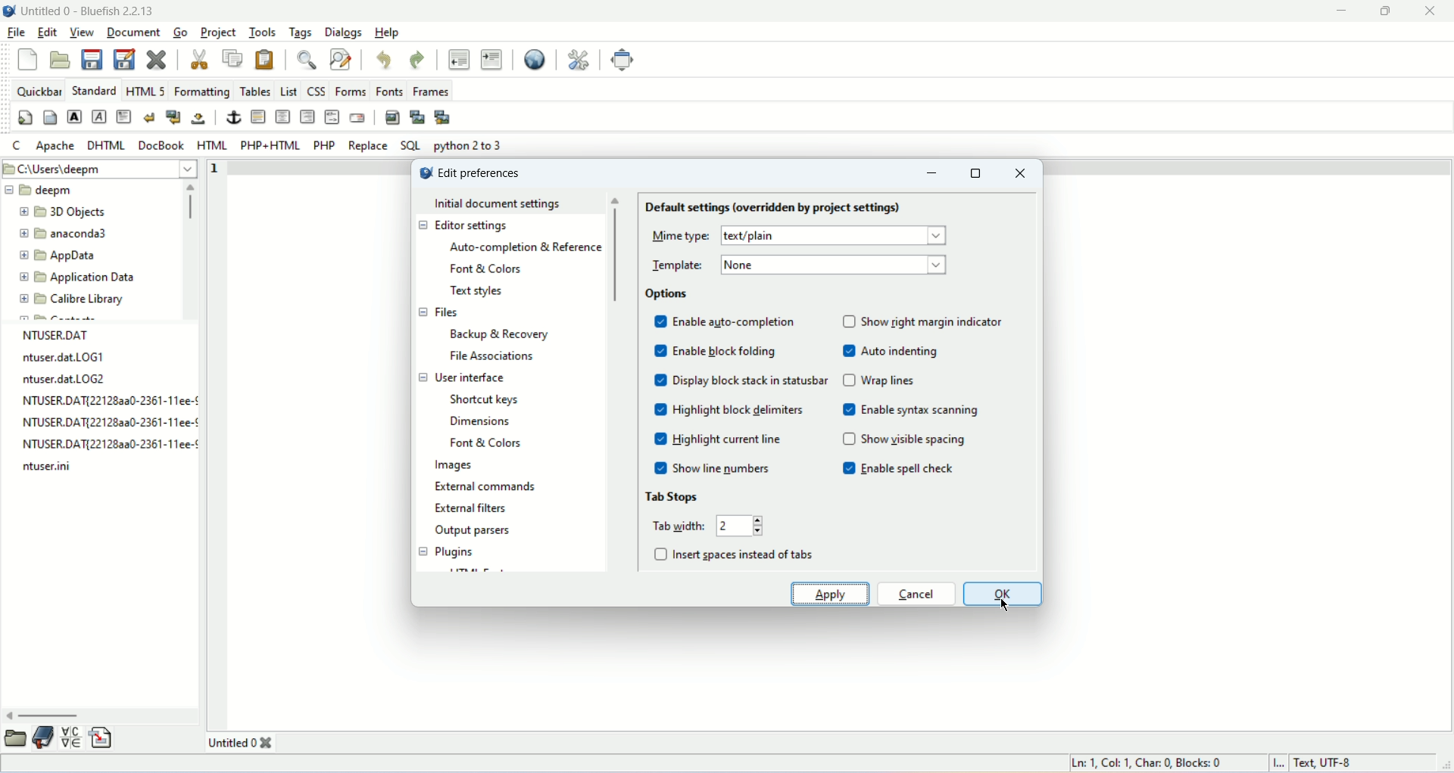  What do you see at coordinates (105, 445) in the screenshot?
I see `NTUSER.DAT{22128aa0-2361-11ee-¢` at bounding box center [105, 445].